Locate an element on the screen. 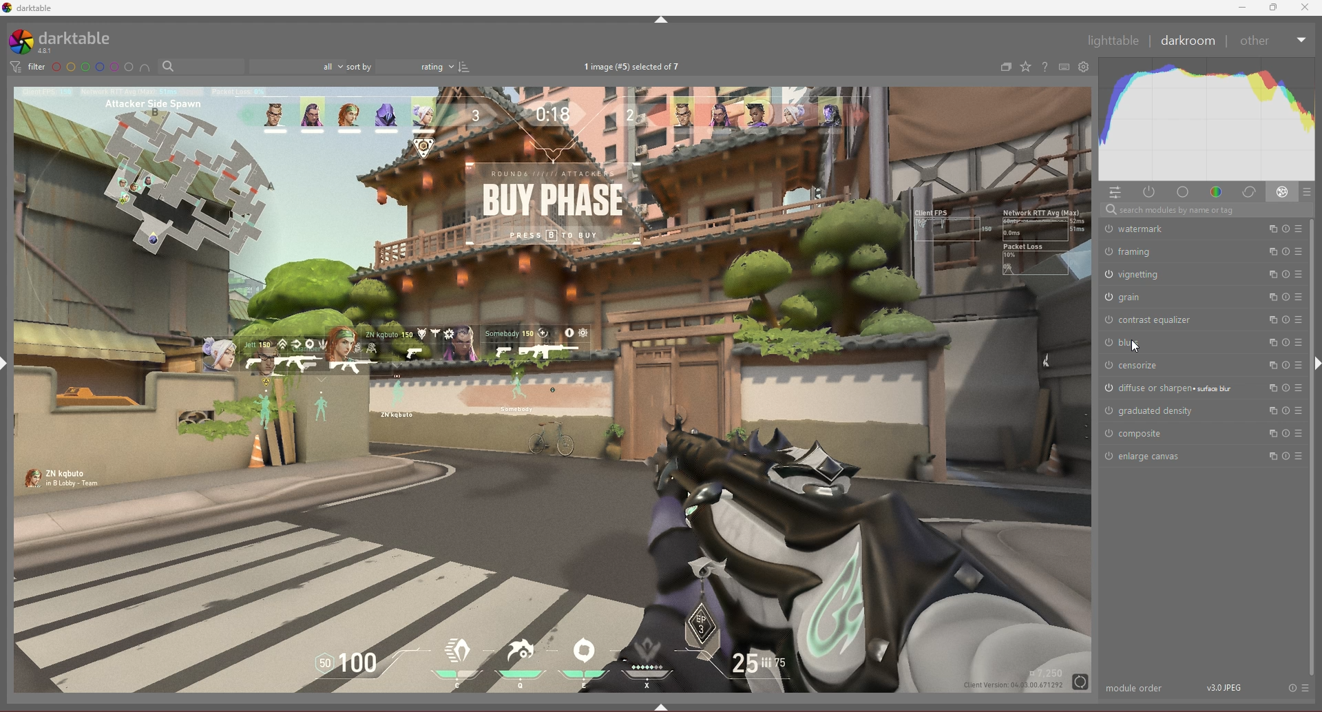  other is located at coordinates (1273, 41).